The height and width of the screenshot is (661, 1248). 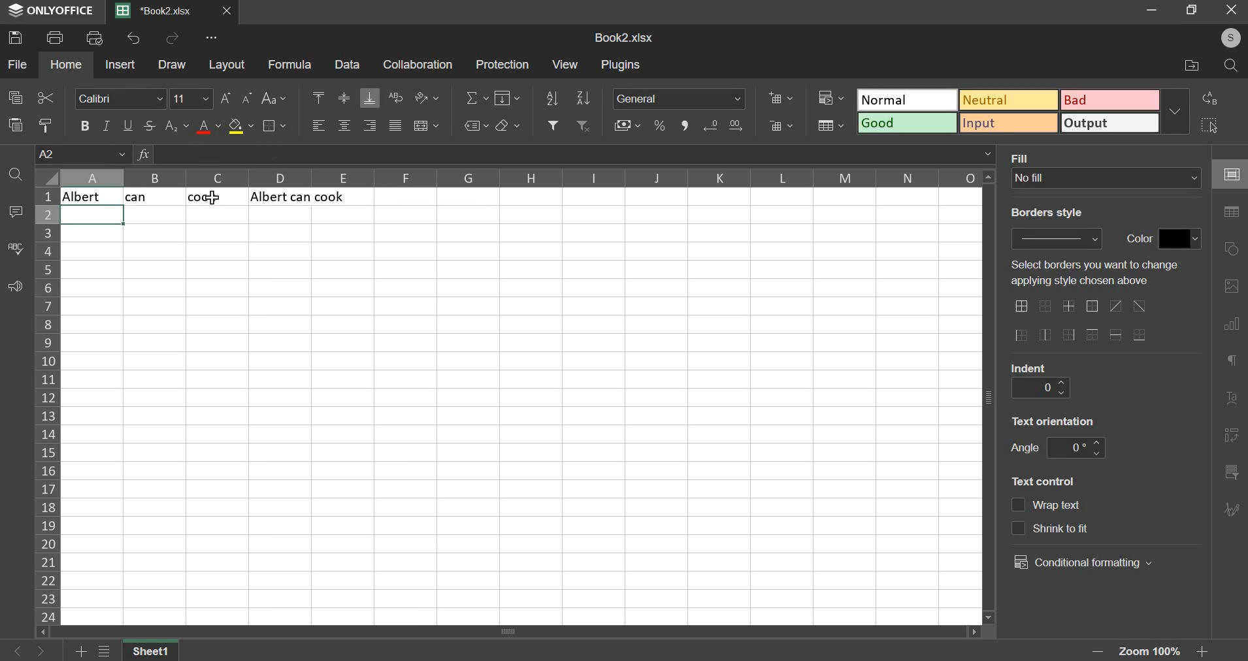 What do you see at coordinates (1025, 112) in the screenshot?
I see `type` at bounding box center [1025, 112].